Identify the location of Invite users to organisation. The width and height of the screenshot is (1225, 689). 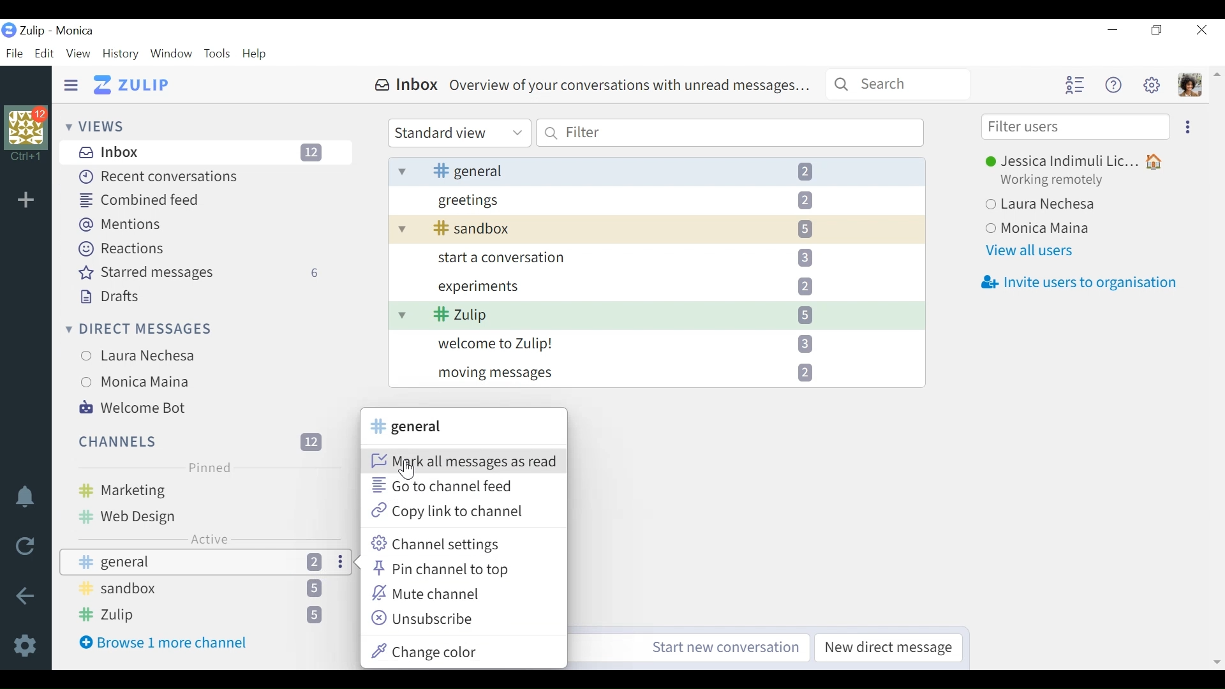
(1078, 283).